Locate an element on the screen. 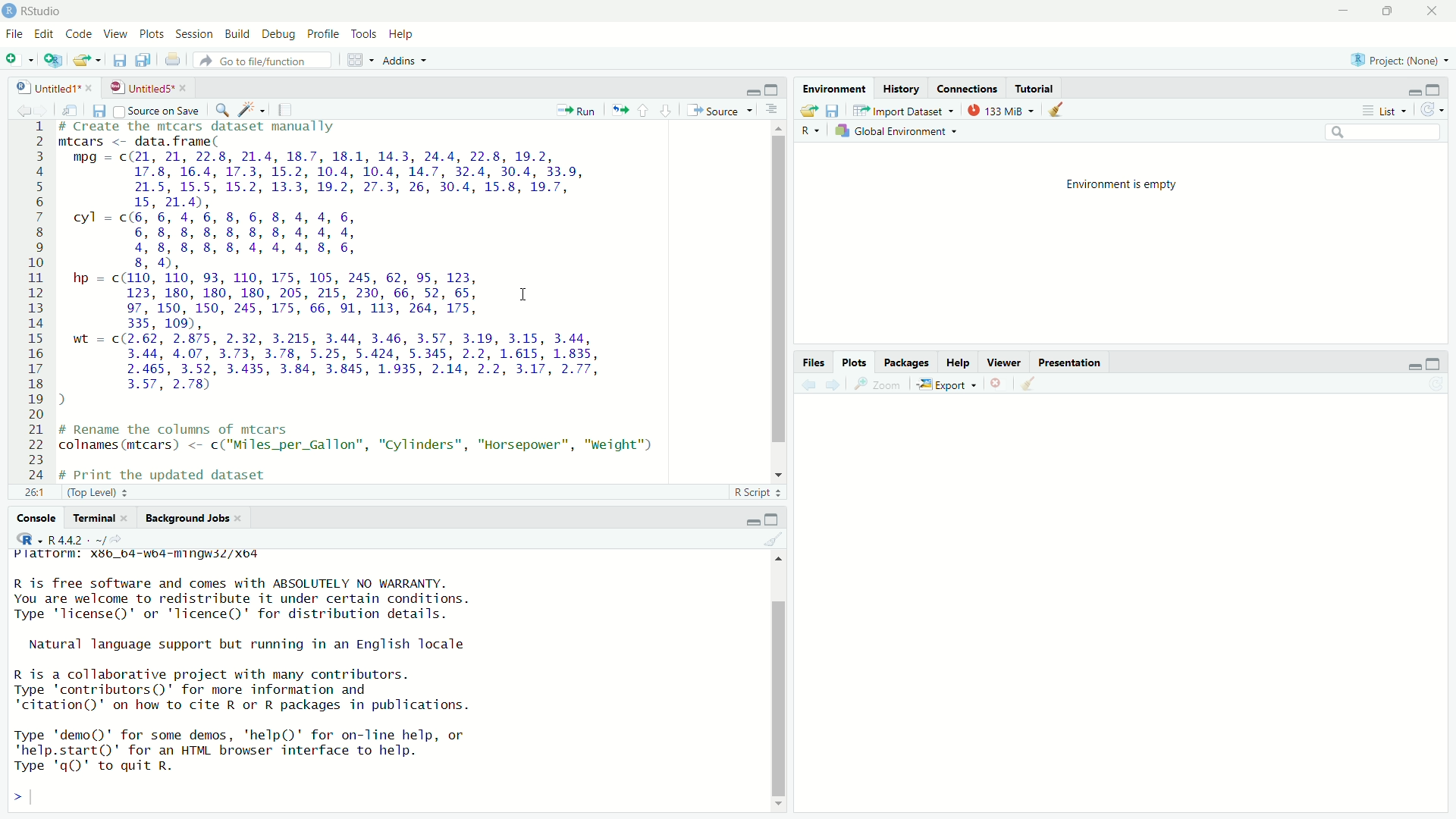 The height and width of the screenshot is (819, 1456). Source on Save is located at coordinates (158, 111).